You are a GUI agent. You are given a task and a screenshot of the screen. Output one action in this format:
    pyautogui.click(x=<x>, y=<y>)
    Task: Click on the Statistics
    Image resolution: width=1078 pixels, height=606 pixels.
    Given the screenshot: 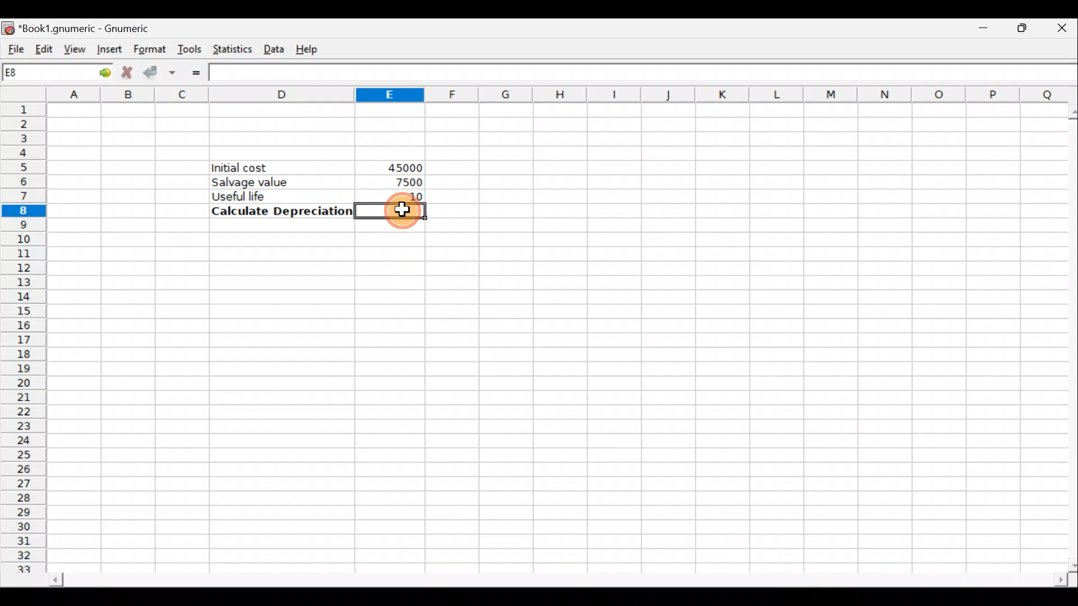 What is the action you would take?
    pyautogui.click(x=233, y=48)
    